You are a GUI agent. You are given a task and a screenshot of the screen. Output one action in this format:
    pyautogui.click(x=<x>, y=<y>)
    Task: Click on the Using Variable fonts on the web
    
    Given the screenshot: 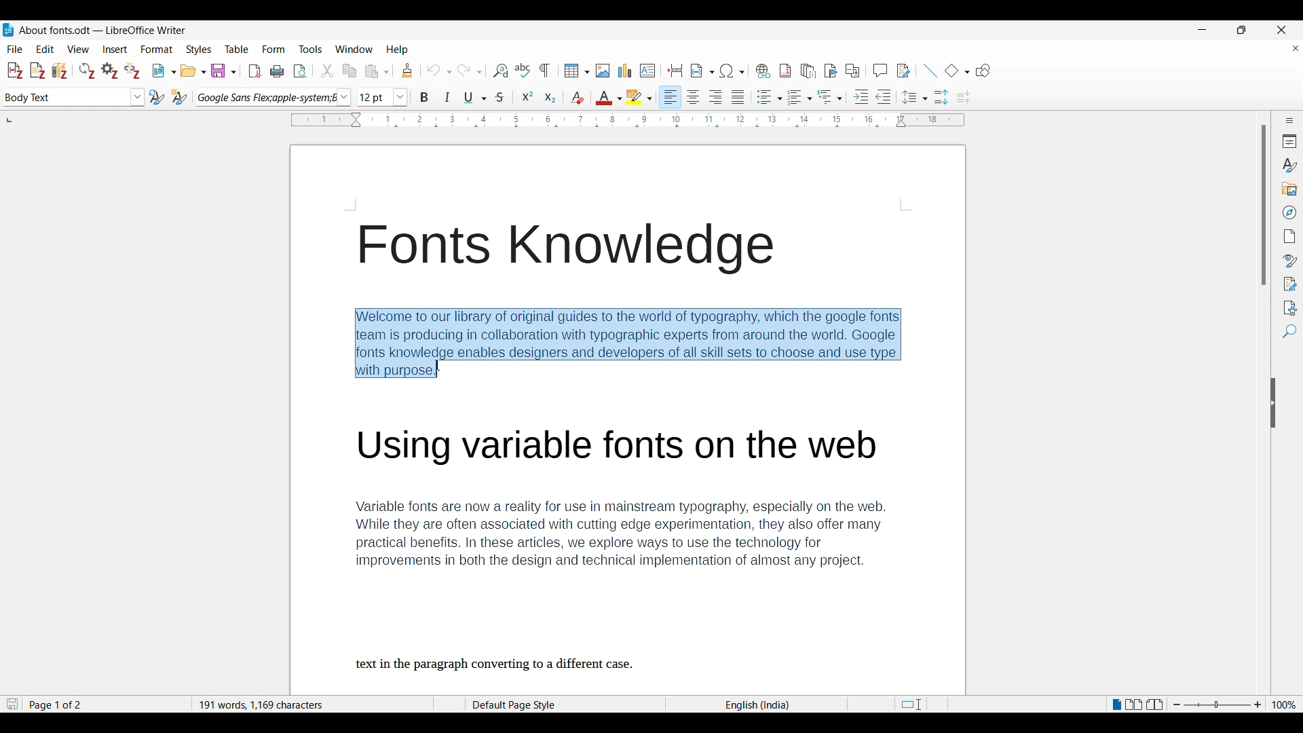 What is the action you would take?
    pyautogui.click(x=627, y=447)
    